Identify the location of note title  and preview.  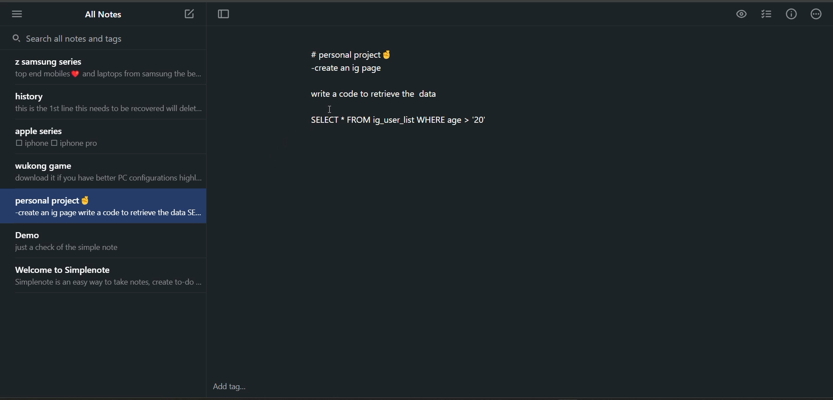
(107, 104).